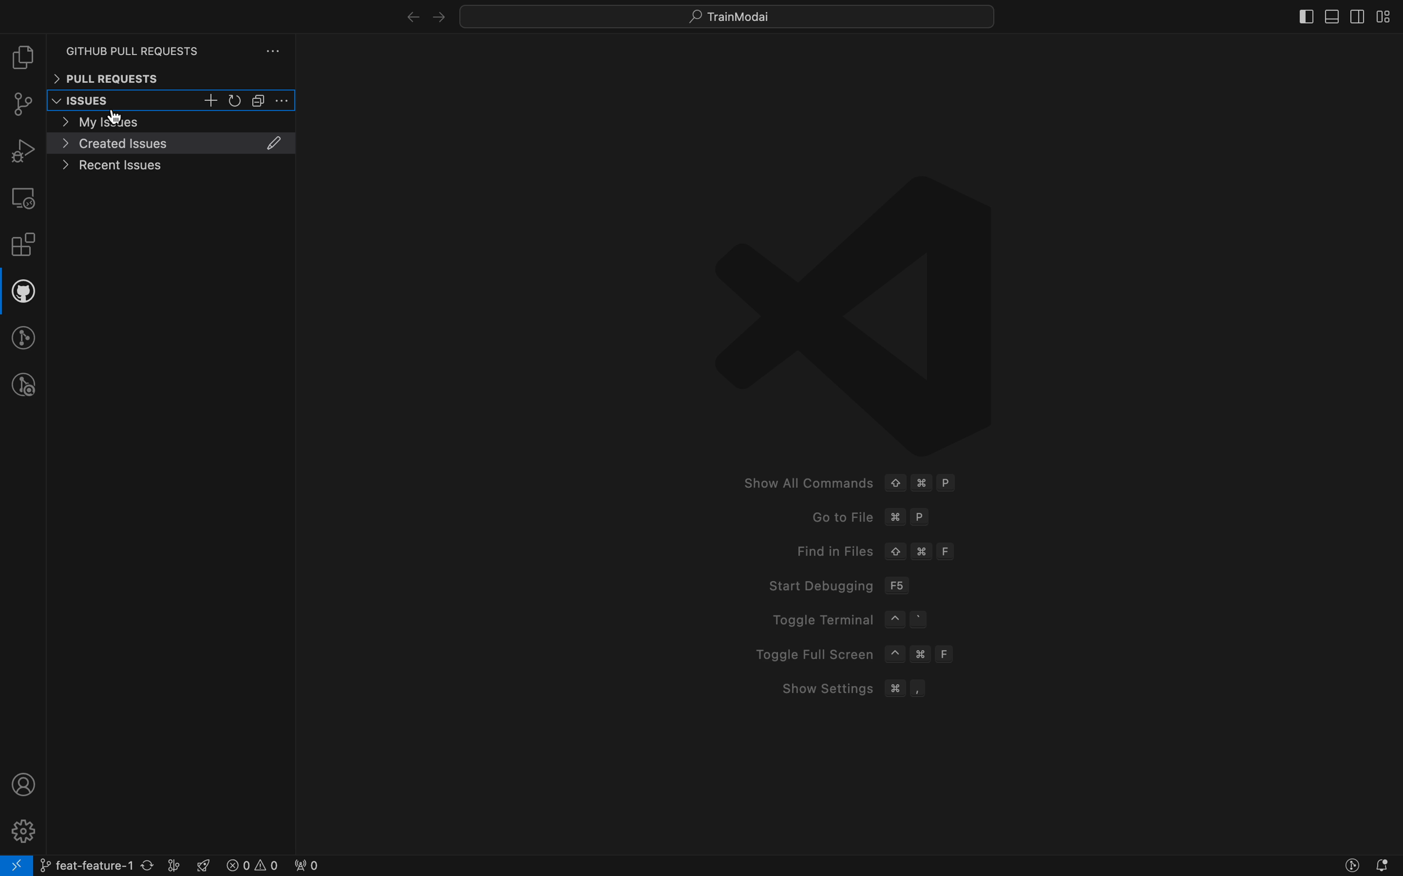  Describe the element at coordinates (24, 106) in the screenshot. I see `git panel` at that location.